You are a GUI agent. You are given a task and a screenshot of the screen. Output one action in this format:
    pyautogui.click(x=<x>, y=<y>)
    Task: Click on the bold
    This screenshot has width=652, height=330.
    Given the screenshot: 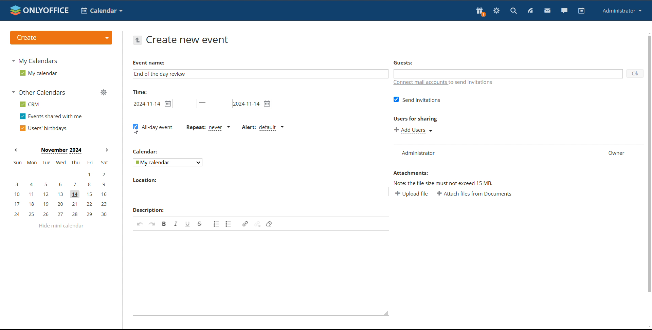 What is the action you would take?
    pyautogui.click(x=164, y=223)
    